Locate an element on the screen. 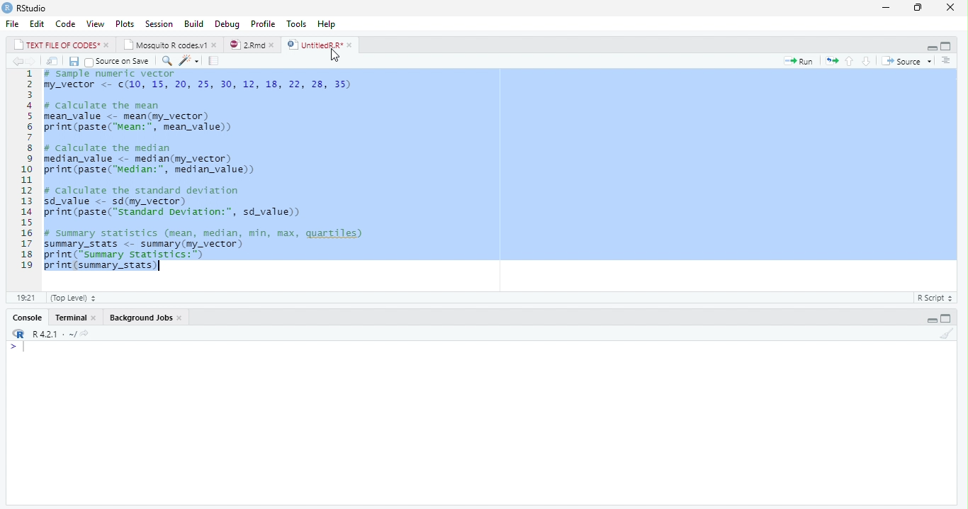 The height and width of the screenshot is (509, 968). maximize is located at coordinates (920, 9).